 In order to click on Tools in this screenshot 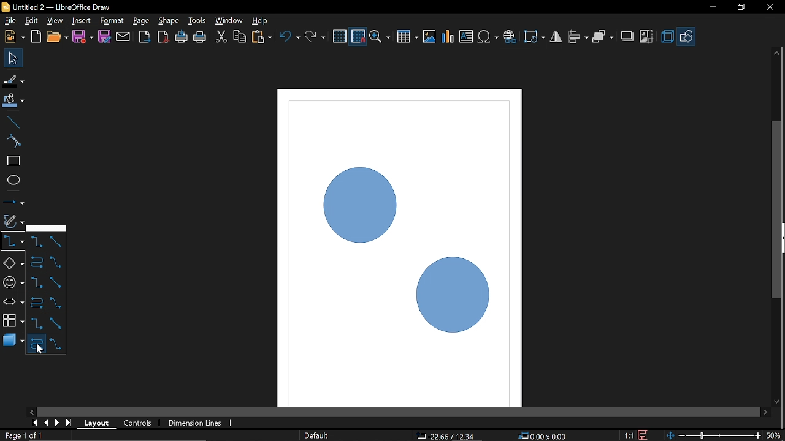, I will do `click(198, 21)`.